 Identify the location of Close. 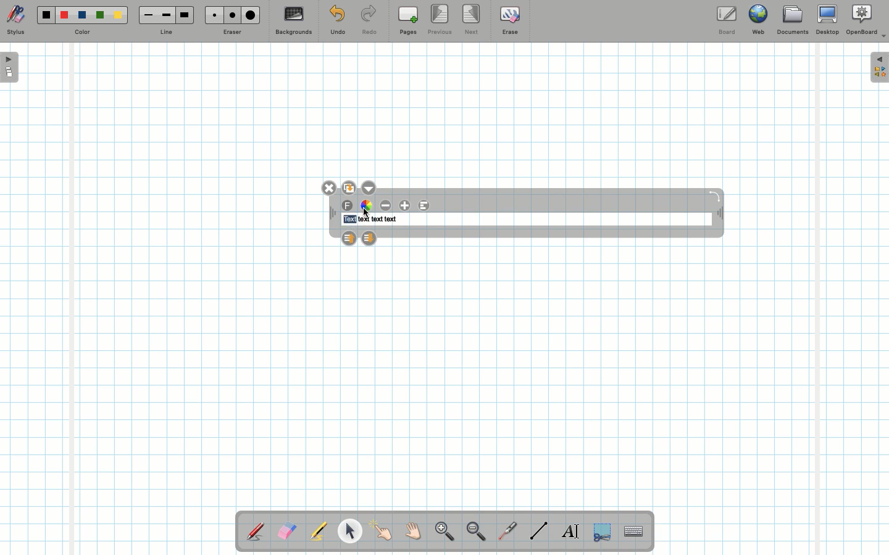
(330, 188).